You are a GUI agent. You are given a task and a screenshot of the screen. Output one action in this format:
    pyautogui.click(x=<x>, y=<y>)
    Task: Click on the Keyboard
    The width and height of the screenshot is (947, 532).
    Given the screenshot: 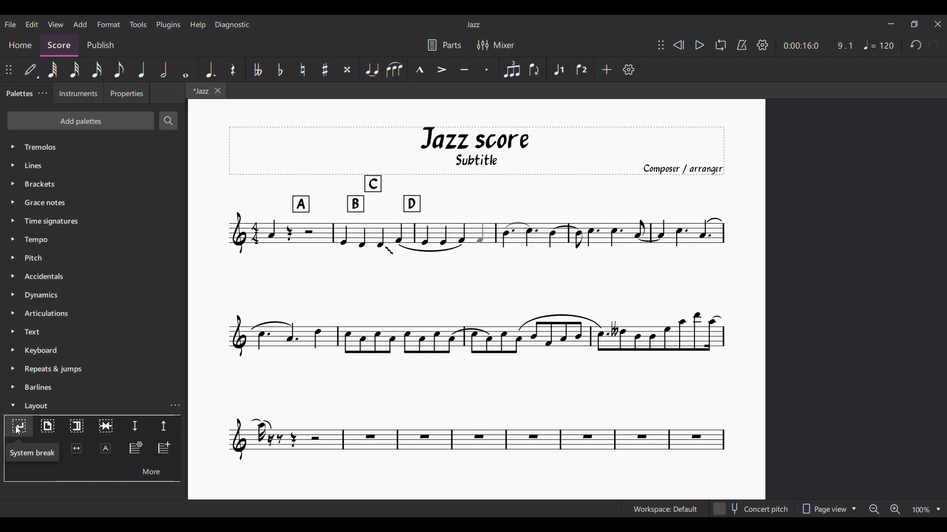 What is the action you would take?
    pyautogui.click(x=94, y=350)
    